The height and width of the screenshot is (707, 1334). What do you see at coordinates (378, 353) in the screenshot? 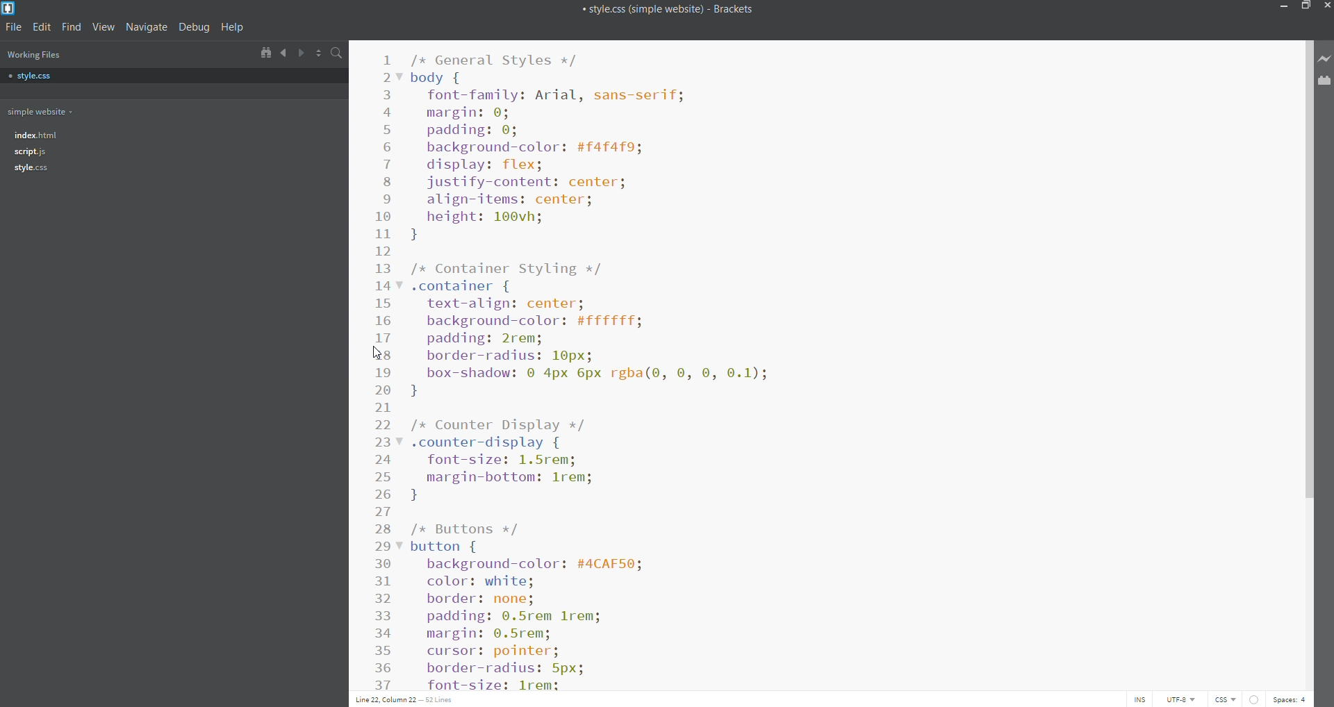
I see `cursor` at bounding box center [378, 353].